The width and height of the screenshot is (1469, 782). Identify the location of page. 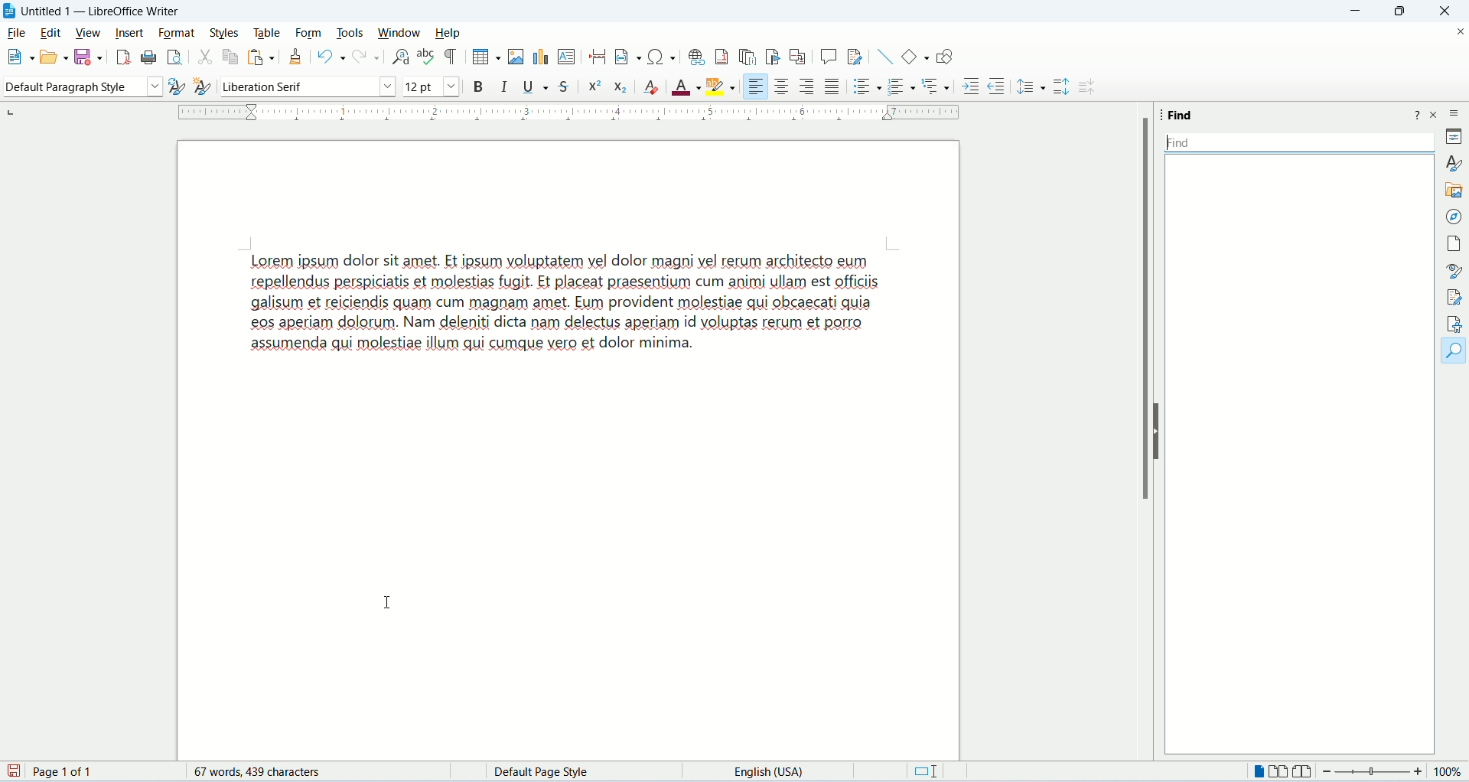
(1451, 243).